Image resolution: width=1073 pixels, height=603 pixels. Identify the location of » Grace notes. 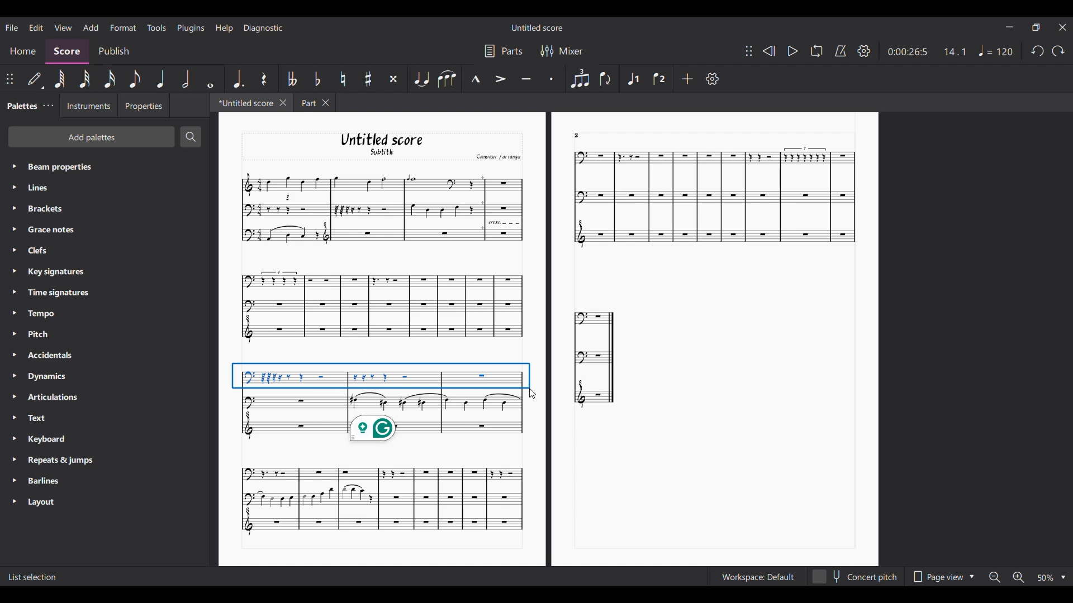
(48, 230).